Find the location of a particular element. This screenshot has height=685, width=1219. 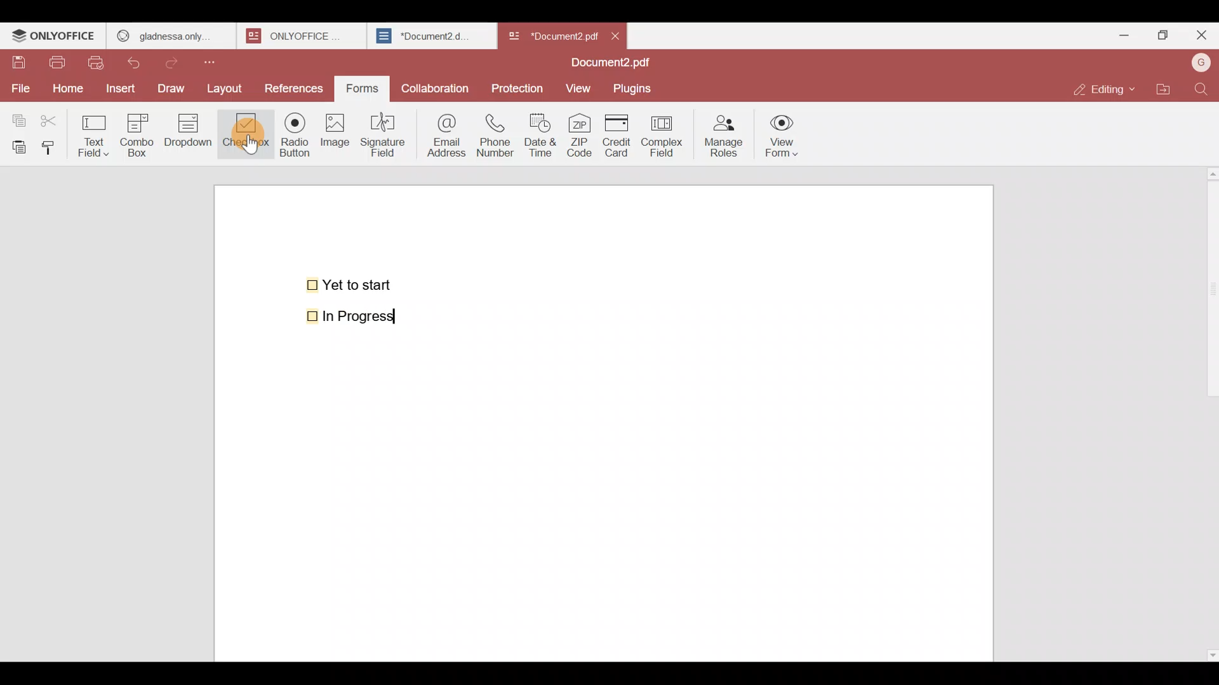

Email address is located at coordinates (444, 134).